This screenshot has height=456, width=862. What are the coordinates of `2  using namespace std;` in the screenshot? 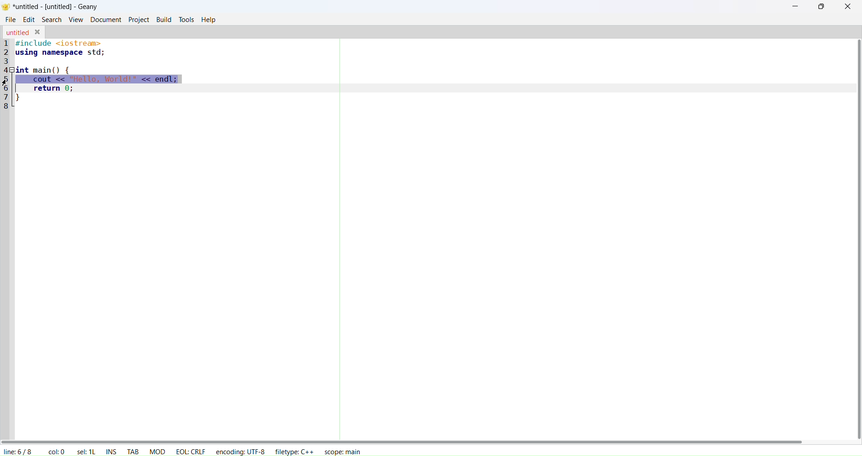 It's located at (57, 53).